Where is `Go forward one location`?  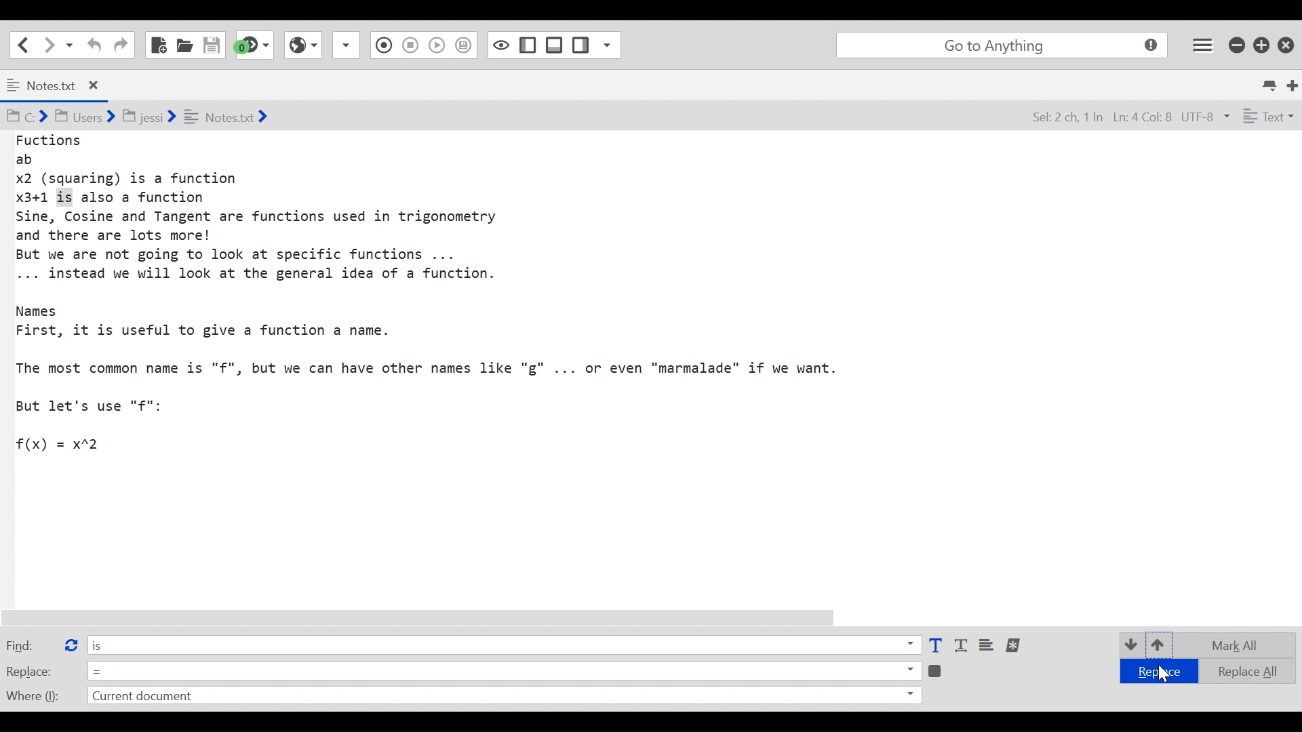
Go forward one location is located at coordinates (50, 44).